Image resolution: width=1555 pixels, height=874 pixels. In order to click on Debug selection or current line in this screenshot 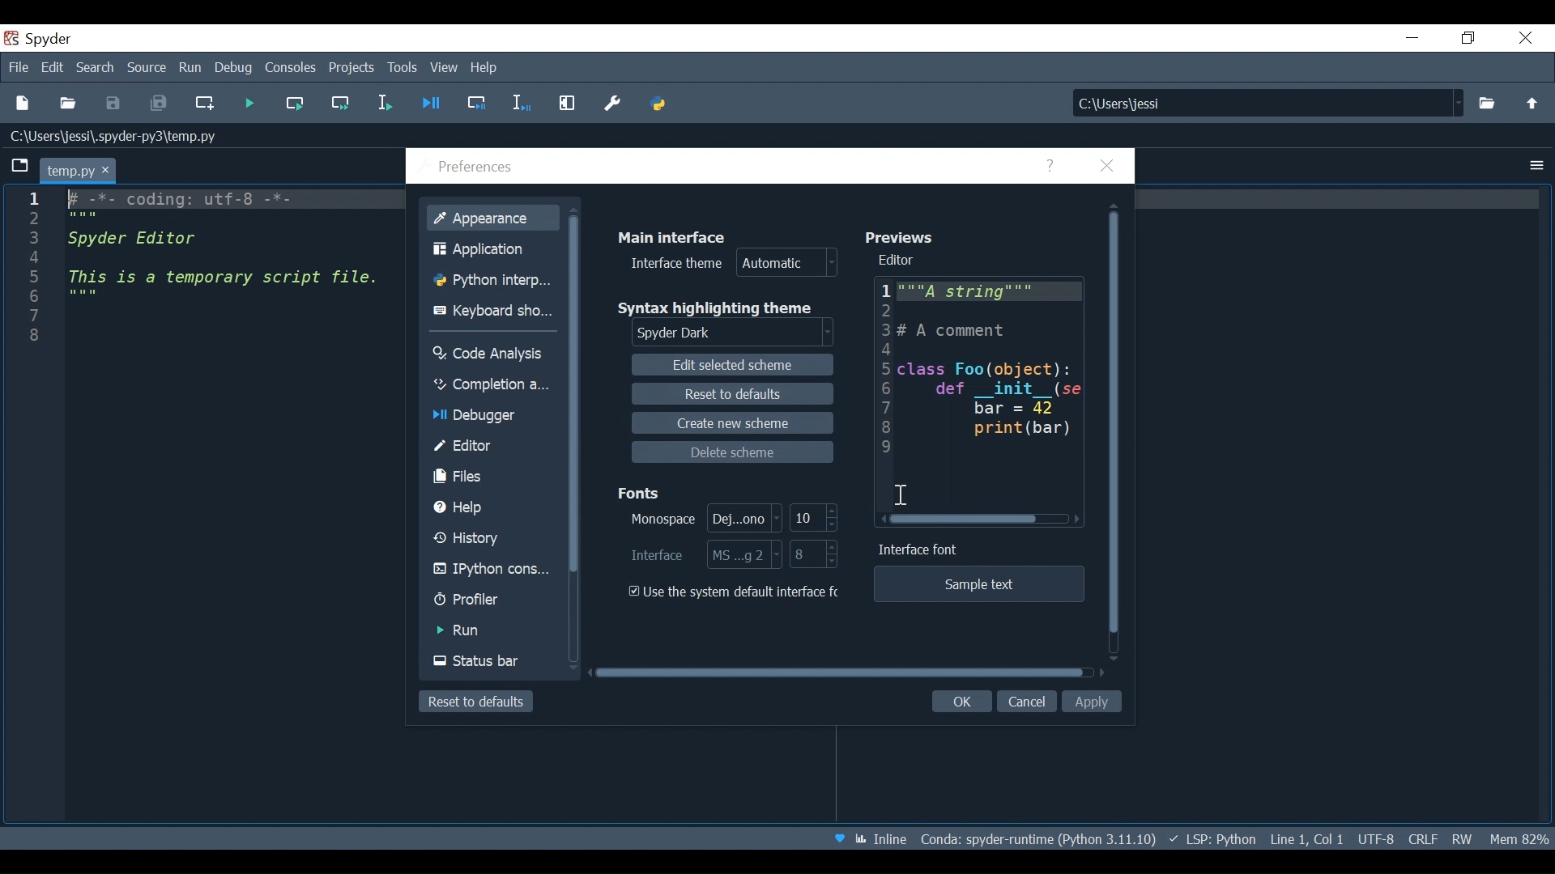, I will do `click(519, 105)`.